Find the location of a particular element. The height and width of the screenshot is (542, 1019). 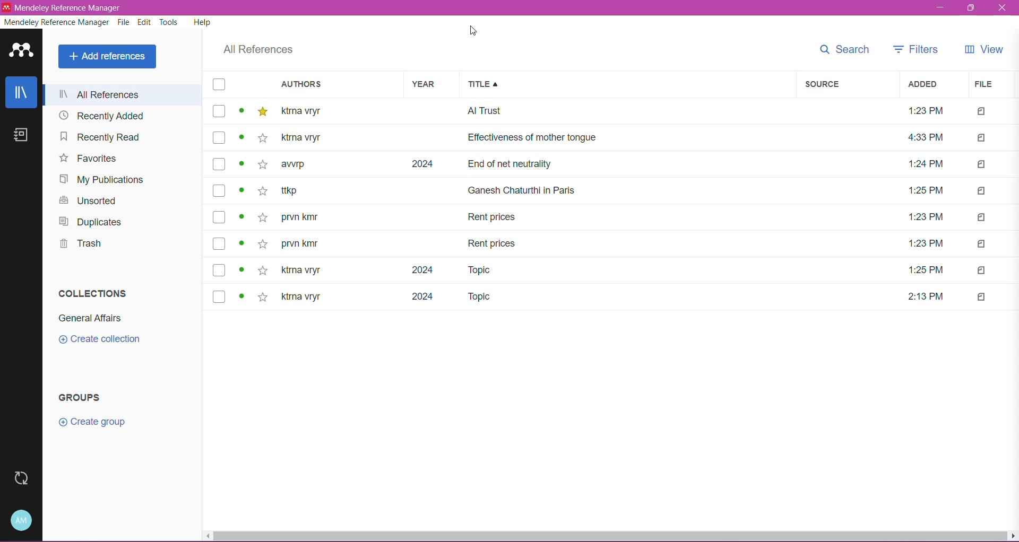

Recently Read is located at coordinates (98, 136).